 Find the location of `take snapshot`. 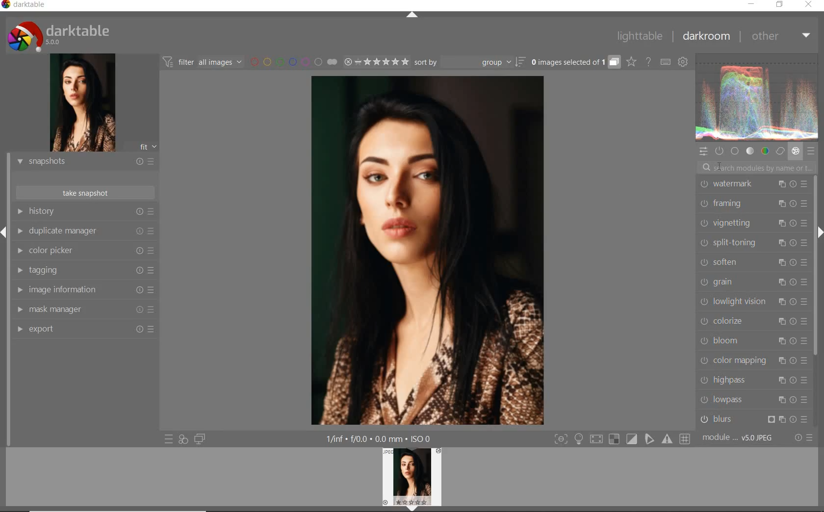

take snapshot is located at coordinates (84, 193).